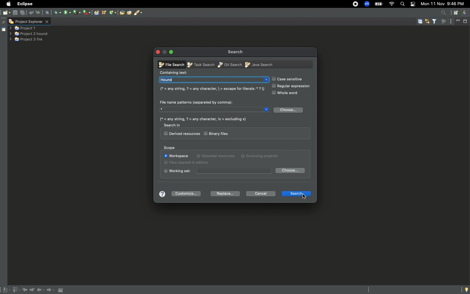 This screenshot has width=470, height=294. I want to click on Case sensitive, so click(289, 79).